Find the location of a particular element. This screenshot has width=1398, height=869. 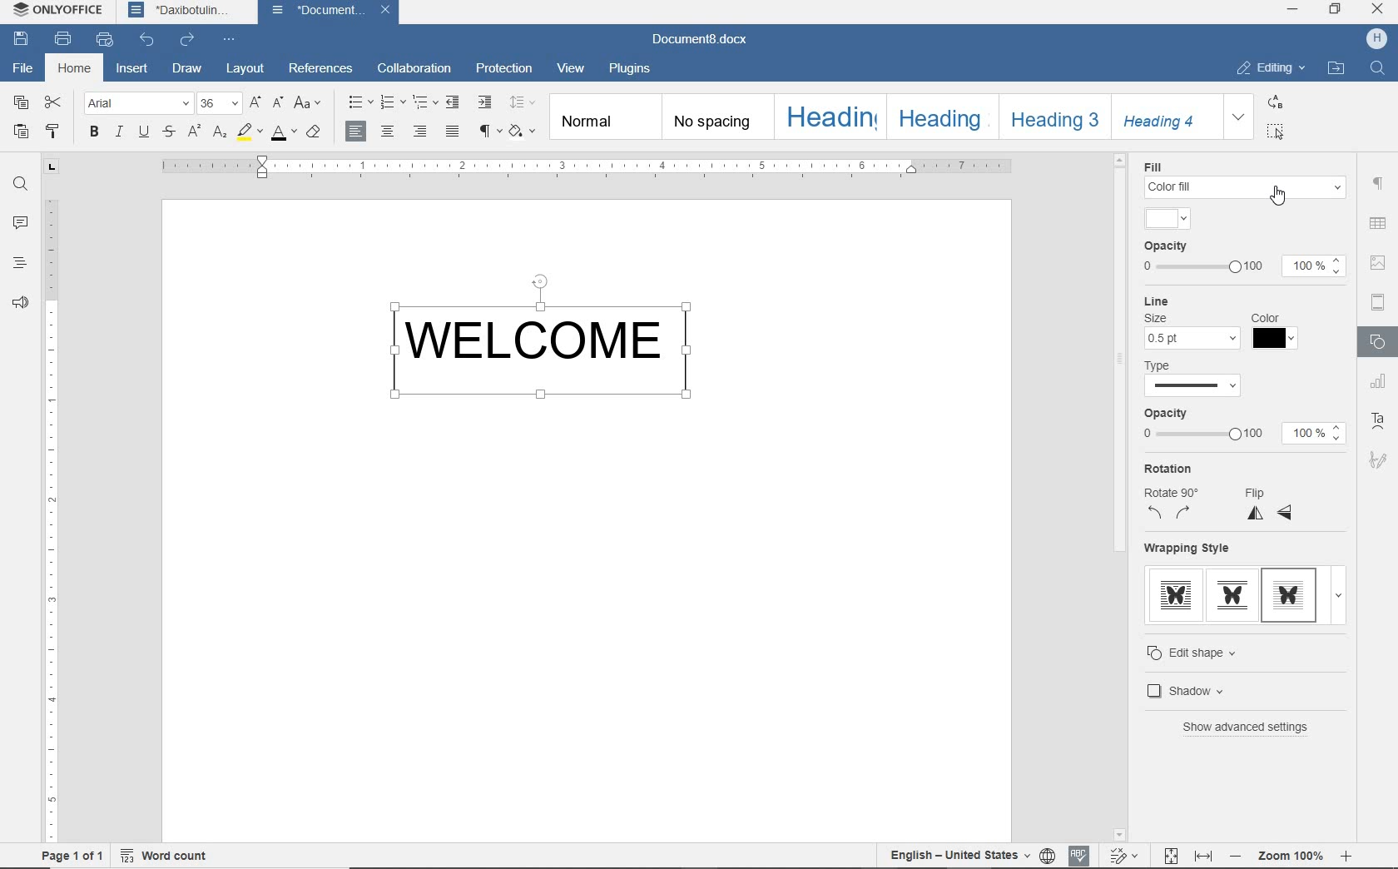

STRIKETHROUGH is located at coordinates (171, 131).